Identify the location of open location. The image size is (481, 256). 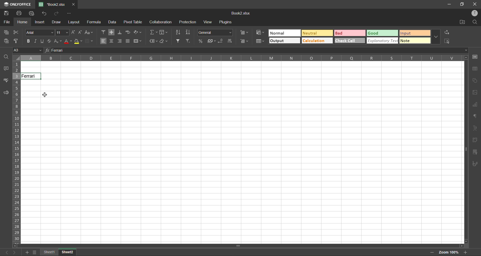
(463, 23).